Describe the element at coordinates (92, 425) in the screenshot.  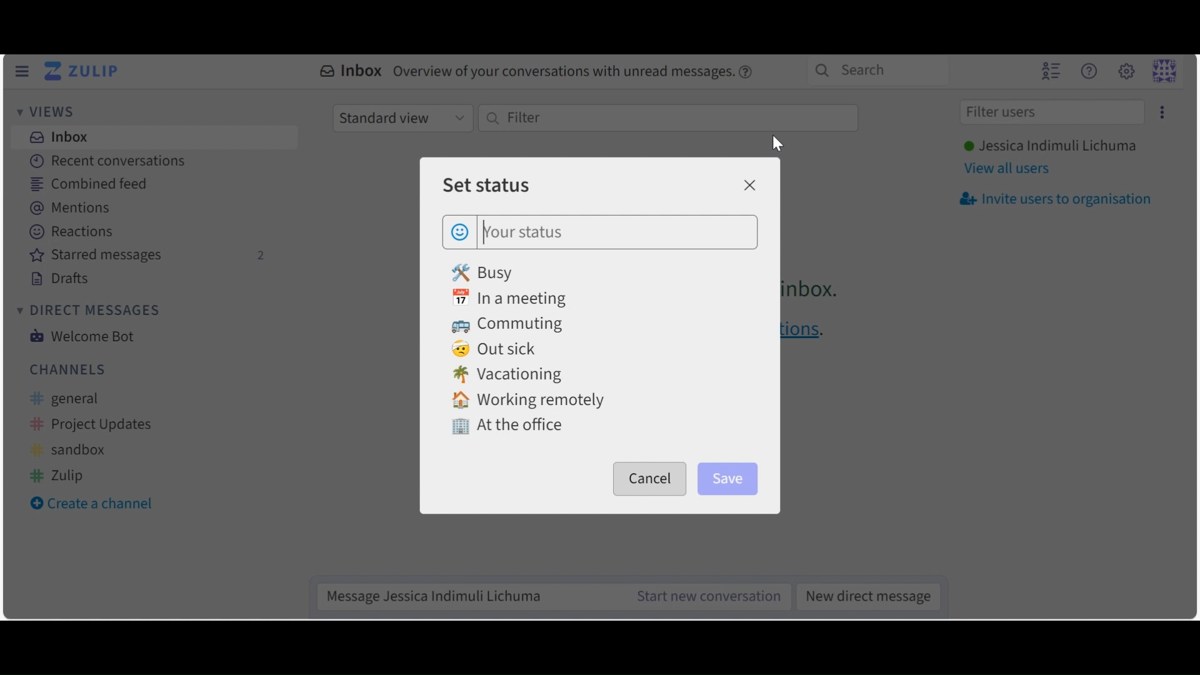
I see `project updates` at that location.